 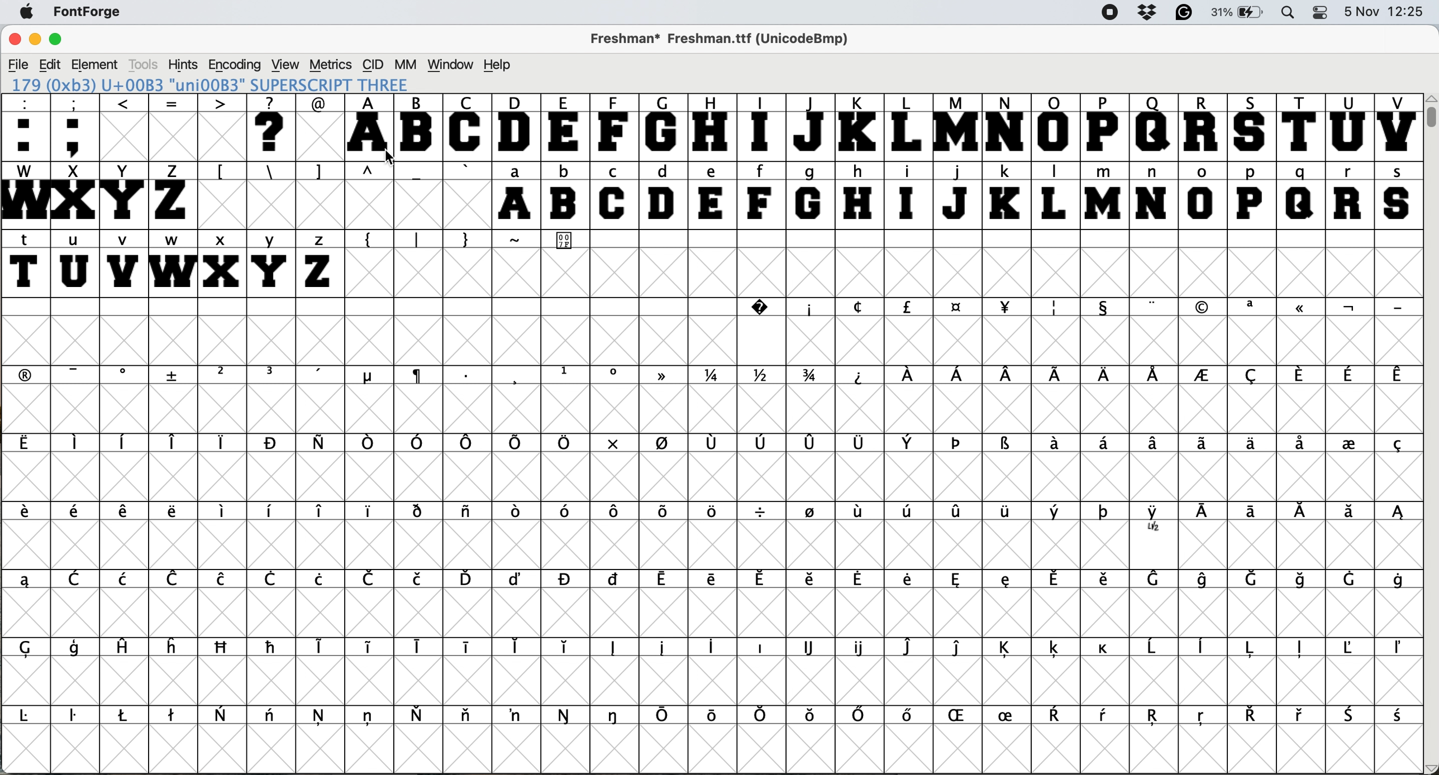 What do you see at coordinates (17, 63) in the screenshot?
I see `file` at bounding box center [17, 63].